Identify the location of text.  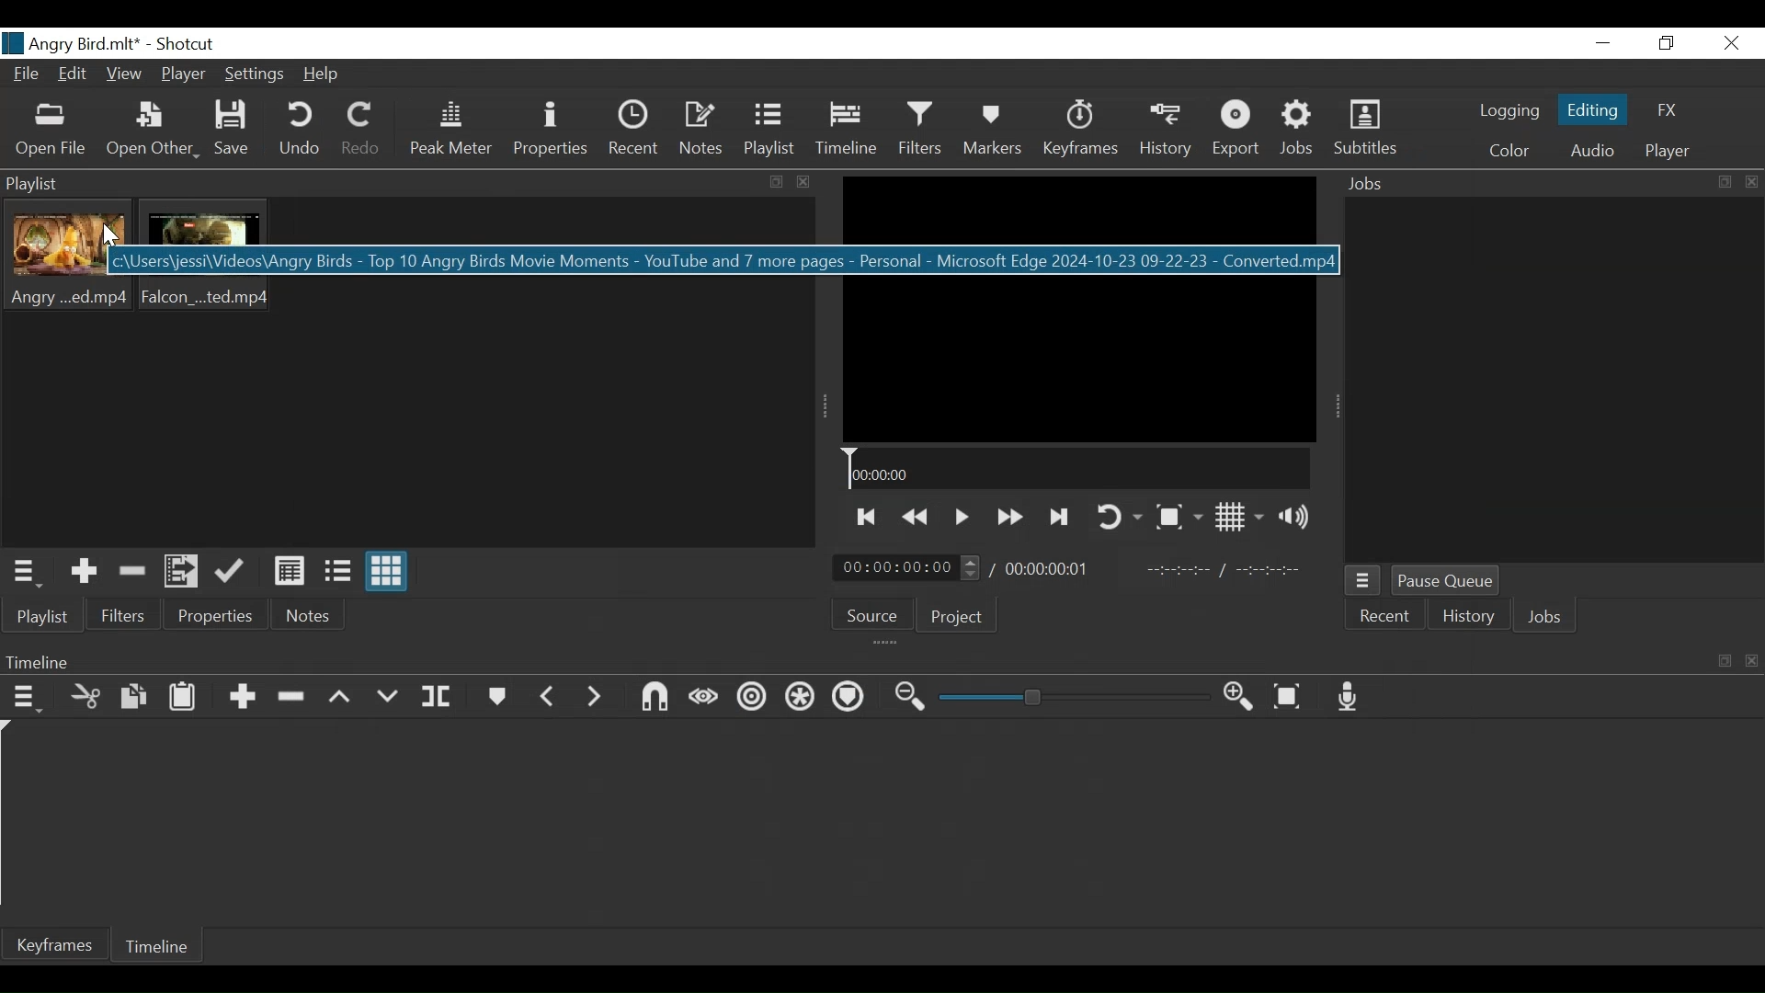
(558, 259).